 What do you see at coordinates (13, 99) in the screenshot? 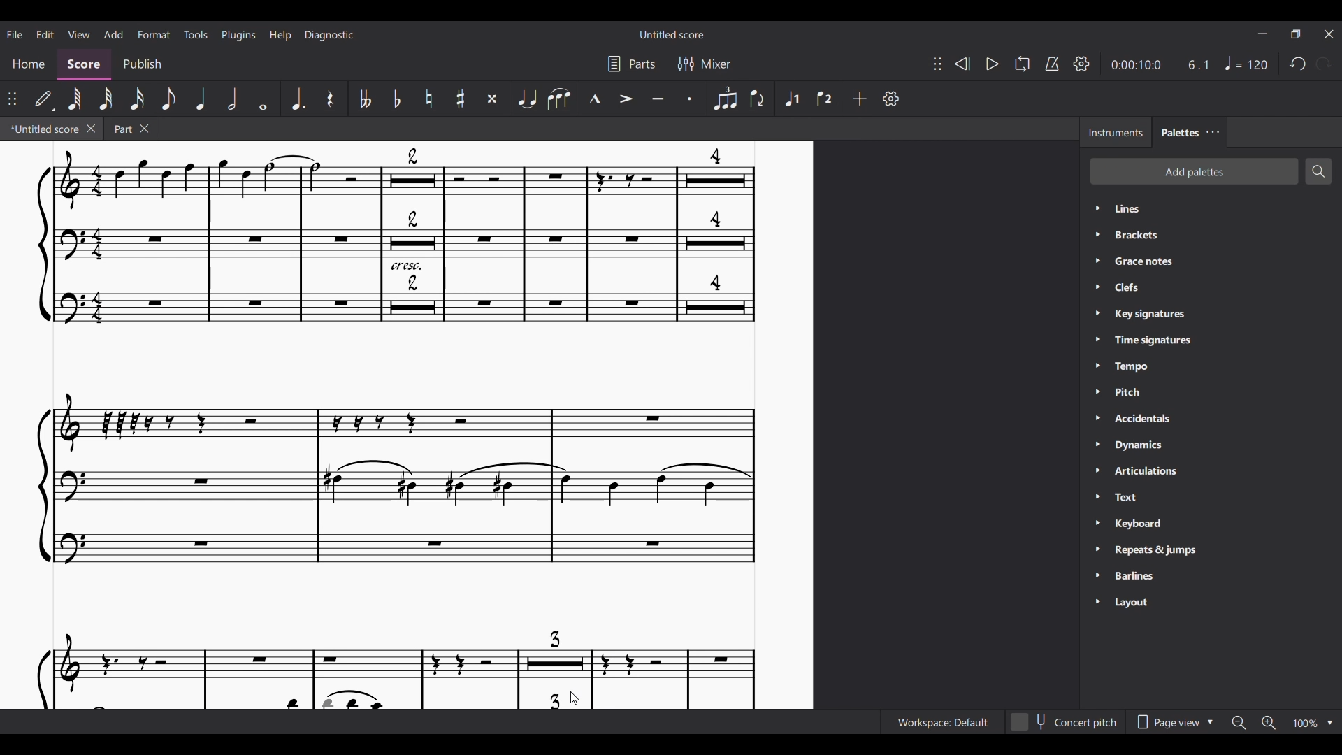
I see `Change position of toolbar attached ` at bounding box center [13, 99].